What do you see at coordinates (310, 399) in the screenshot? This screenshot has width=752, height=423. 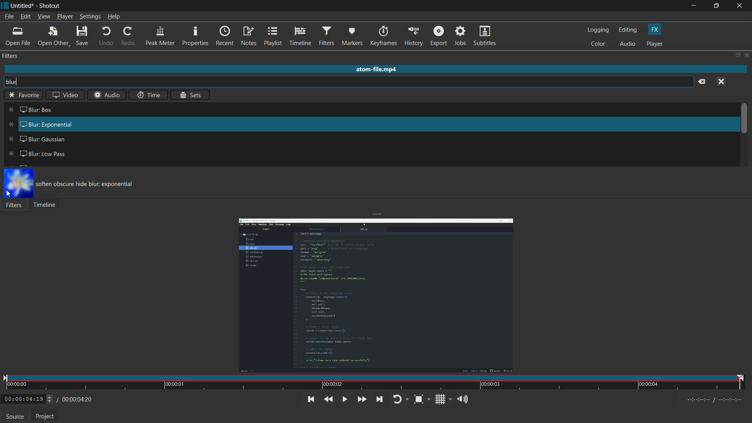 I see `skip to the previous point` at bounding box center [310, 399].